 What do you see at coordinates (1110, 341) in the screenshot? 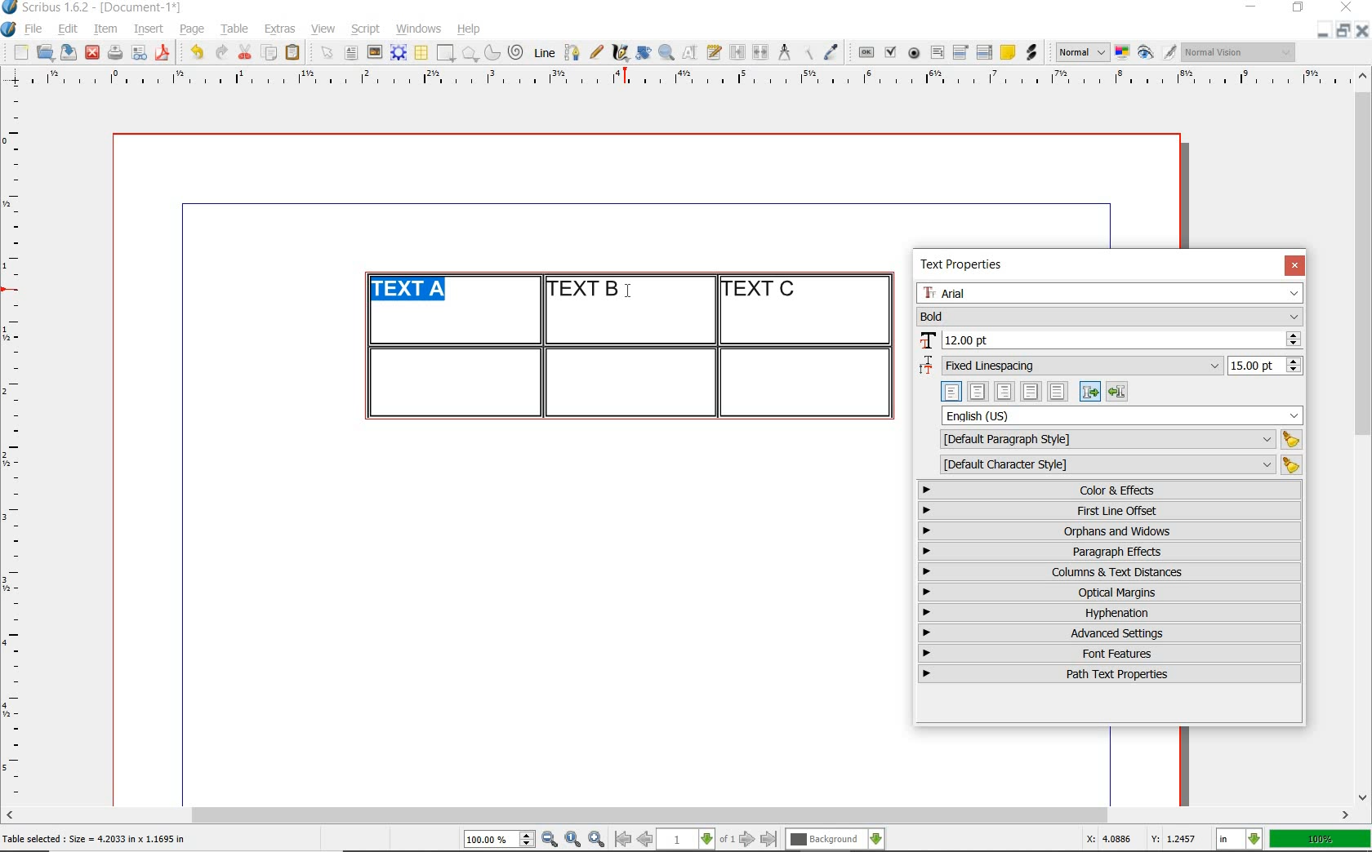
I see `font size` at bounding box center [1110, 341].